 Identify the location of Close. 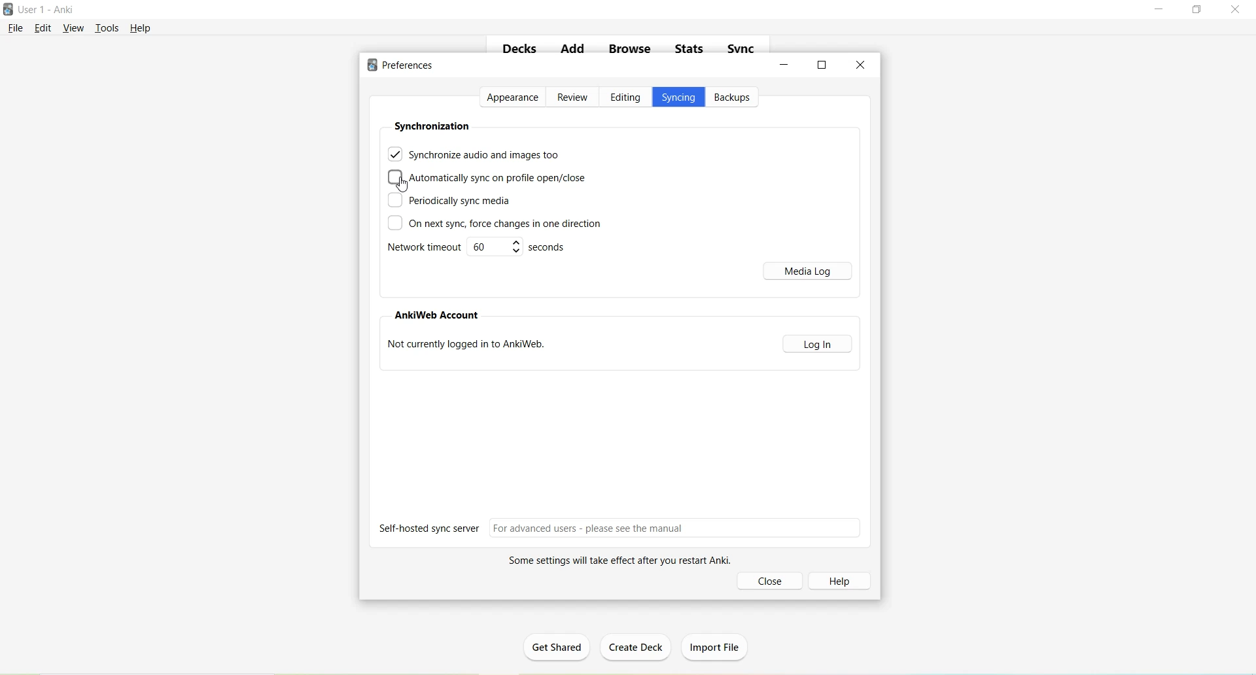
(1238, 10).